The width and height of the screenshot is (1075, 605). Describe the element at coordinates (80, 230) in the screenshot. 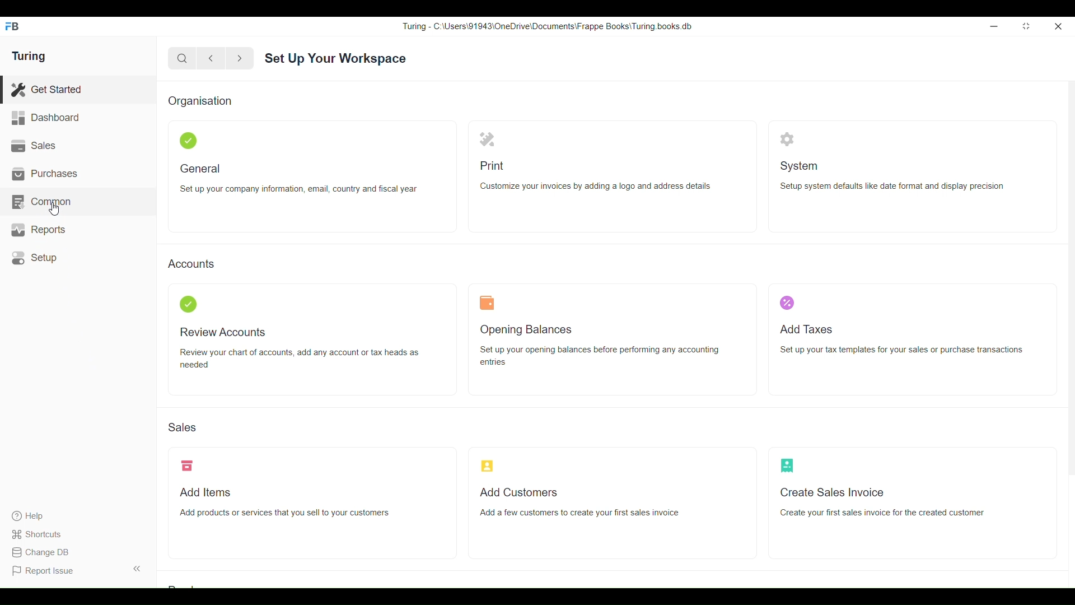

I see `Reports` at that location.